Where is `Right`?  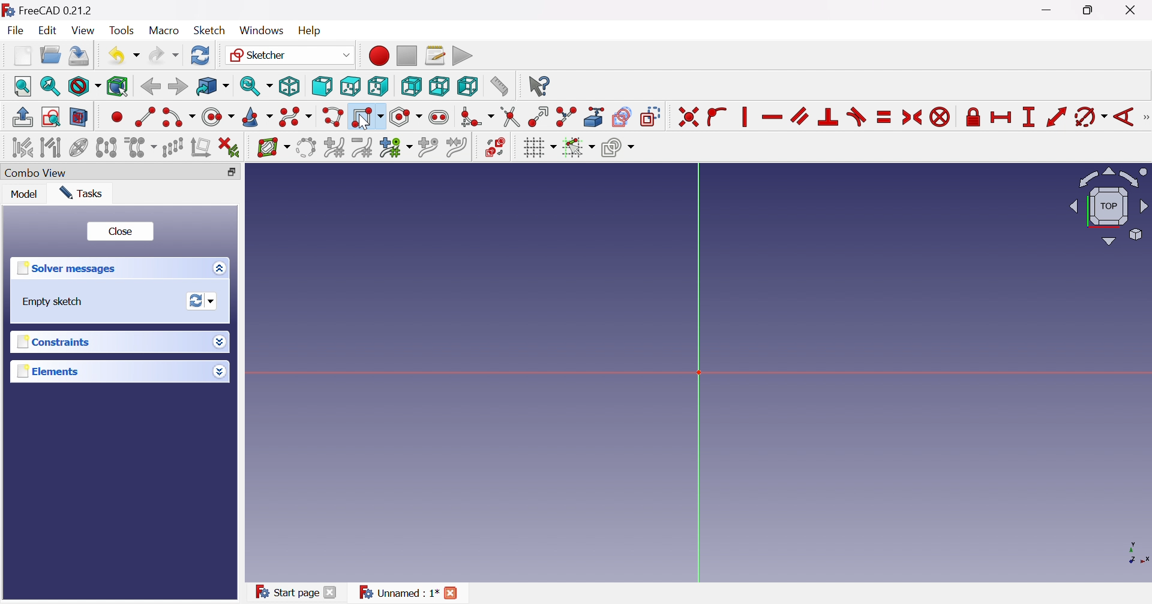
Right is located at coordinates (377, 86).